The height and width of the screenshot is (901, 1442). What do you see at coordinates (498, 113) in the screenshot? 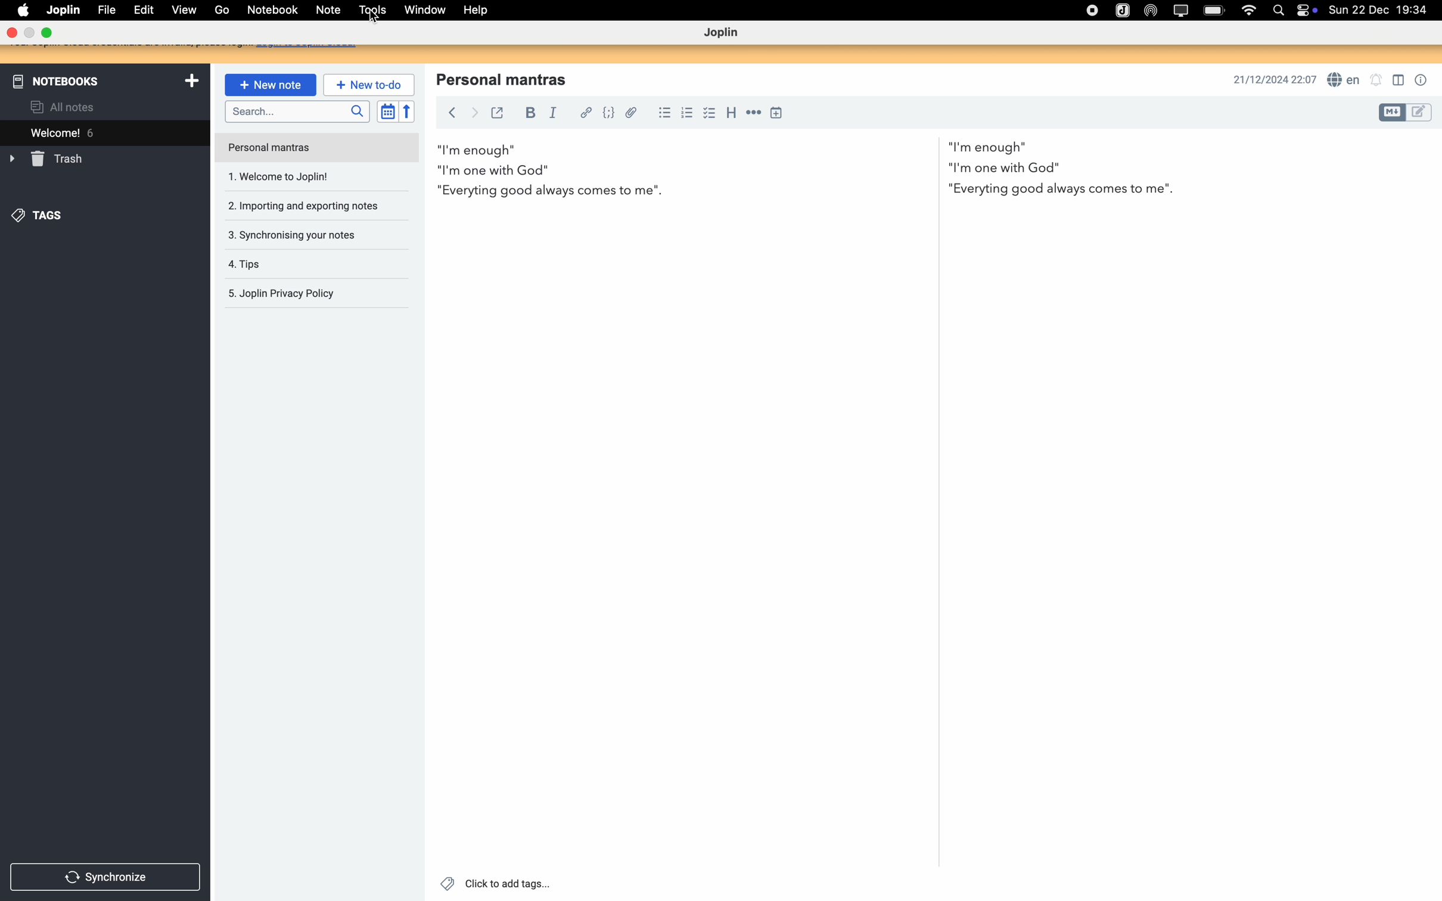
I see `toggle external editing` at bounding box center [498, 113].